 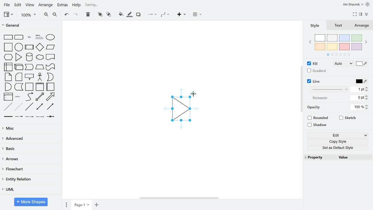 What do you see at coordinates (29, 117) in the screenshot?
I see `connector with 2 label` at bounding box center [29, 117].